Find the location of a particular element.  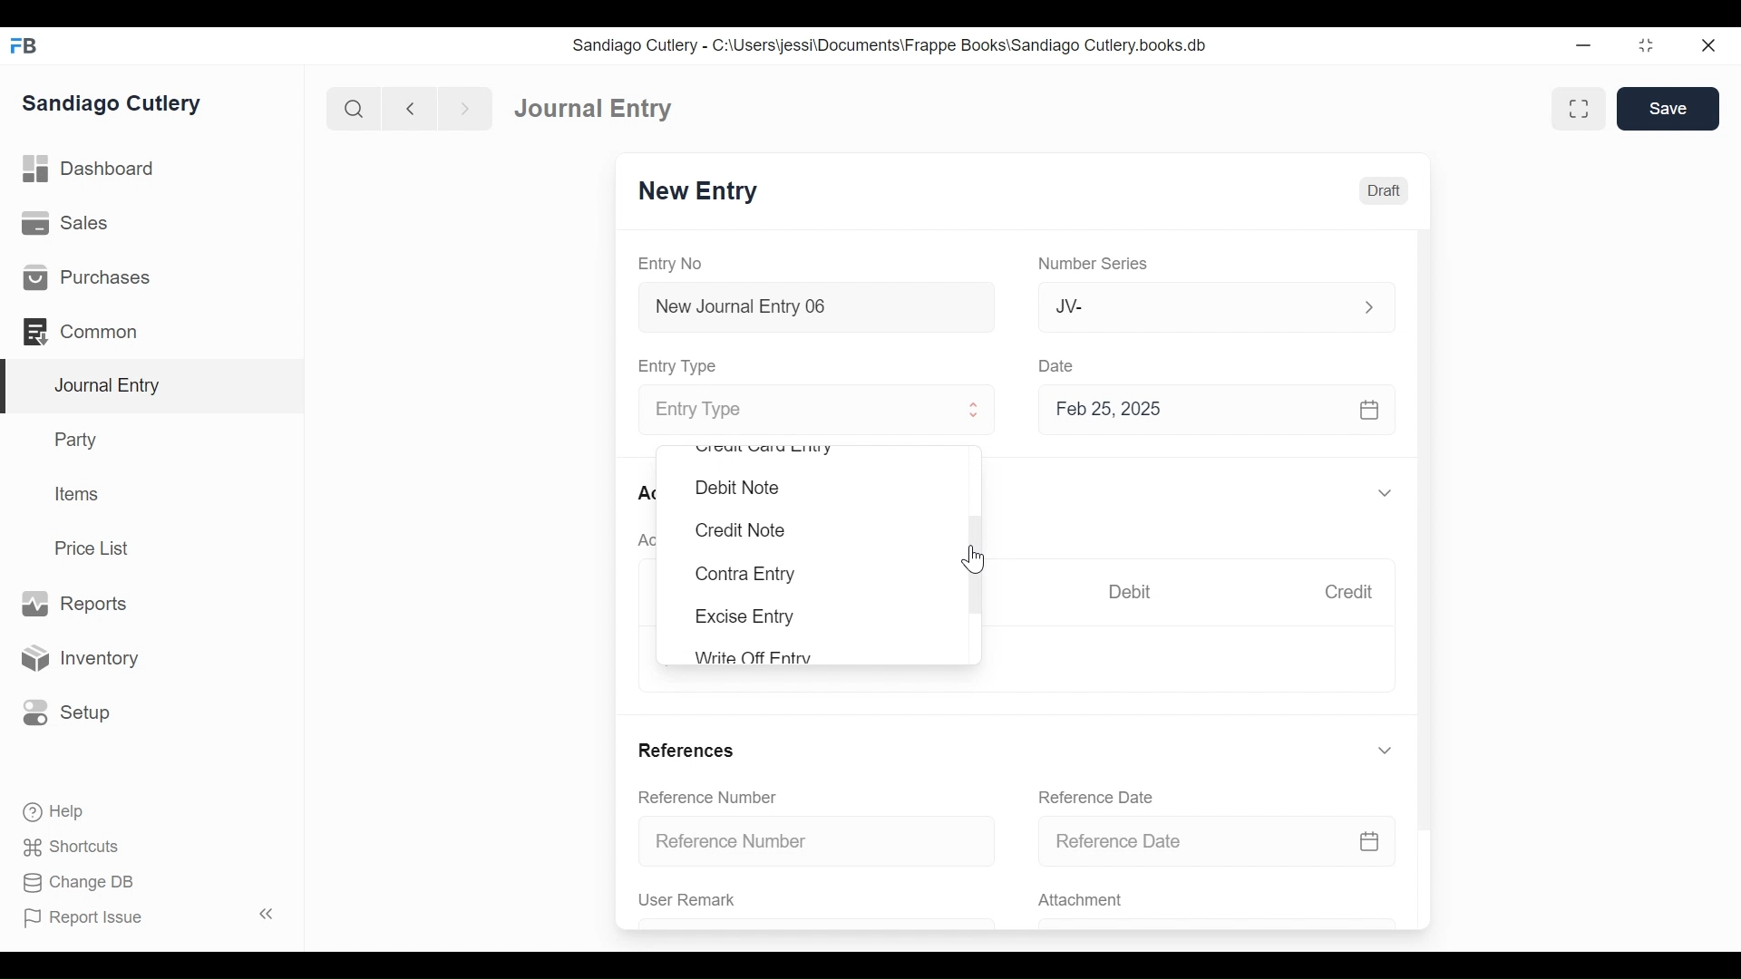

Help is located at coordinates (52, 810).